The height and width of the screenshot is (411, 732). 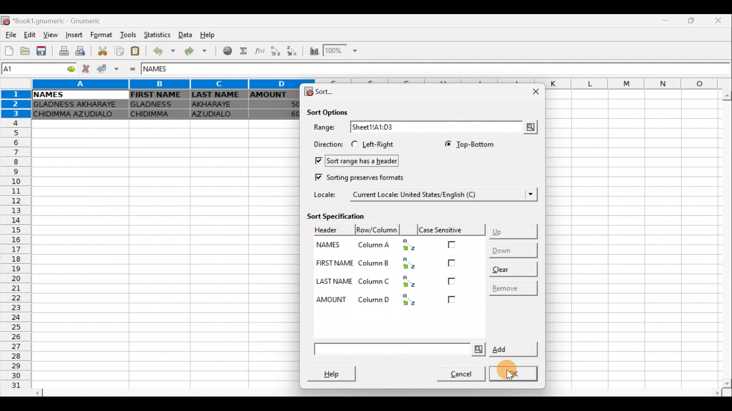 What do you see at coordinates (334, 264) in the screenshot?
I see `FIRST NAME` at bounding box center [334, 264].